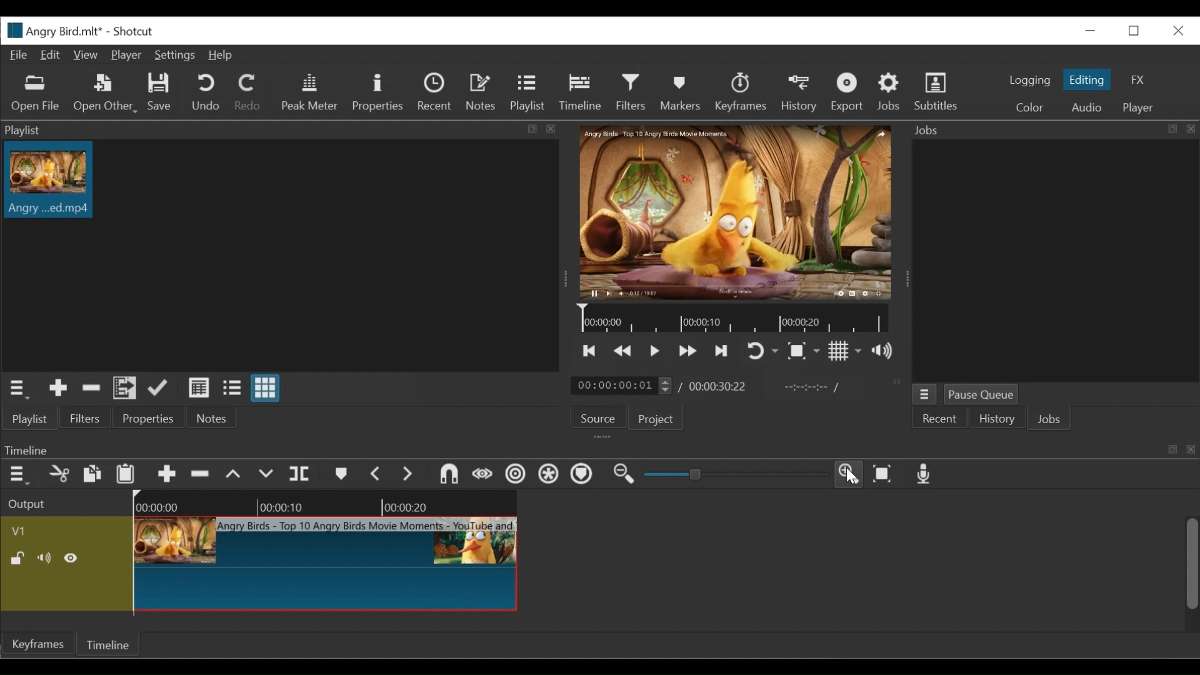  I want to click on Slider, so click(734, 474).